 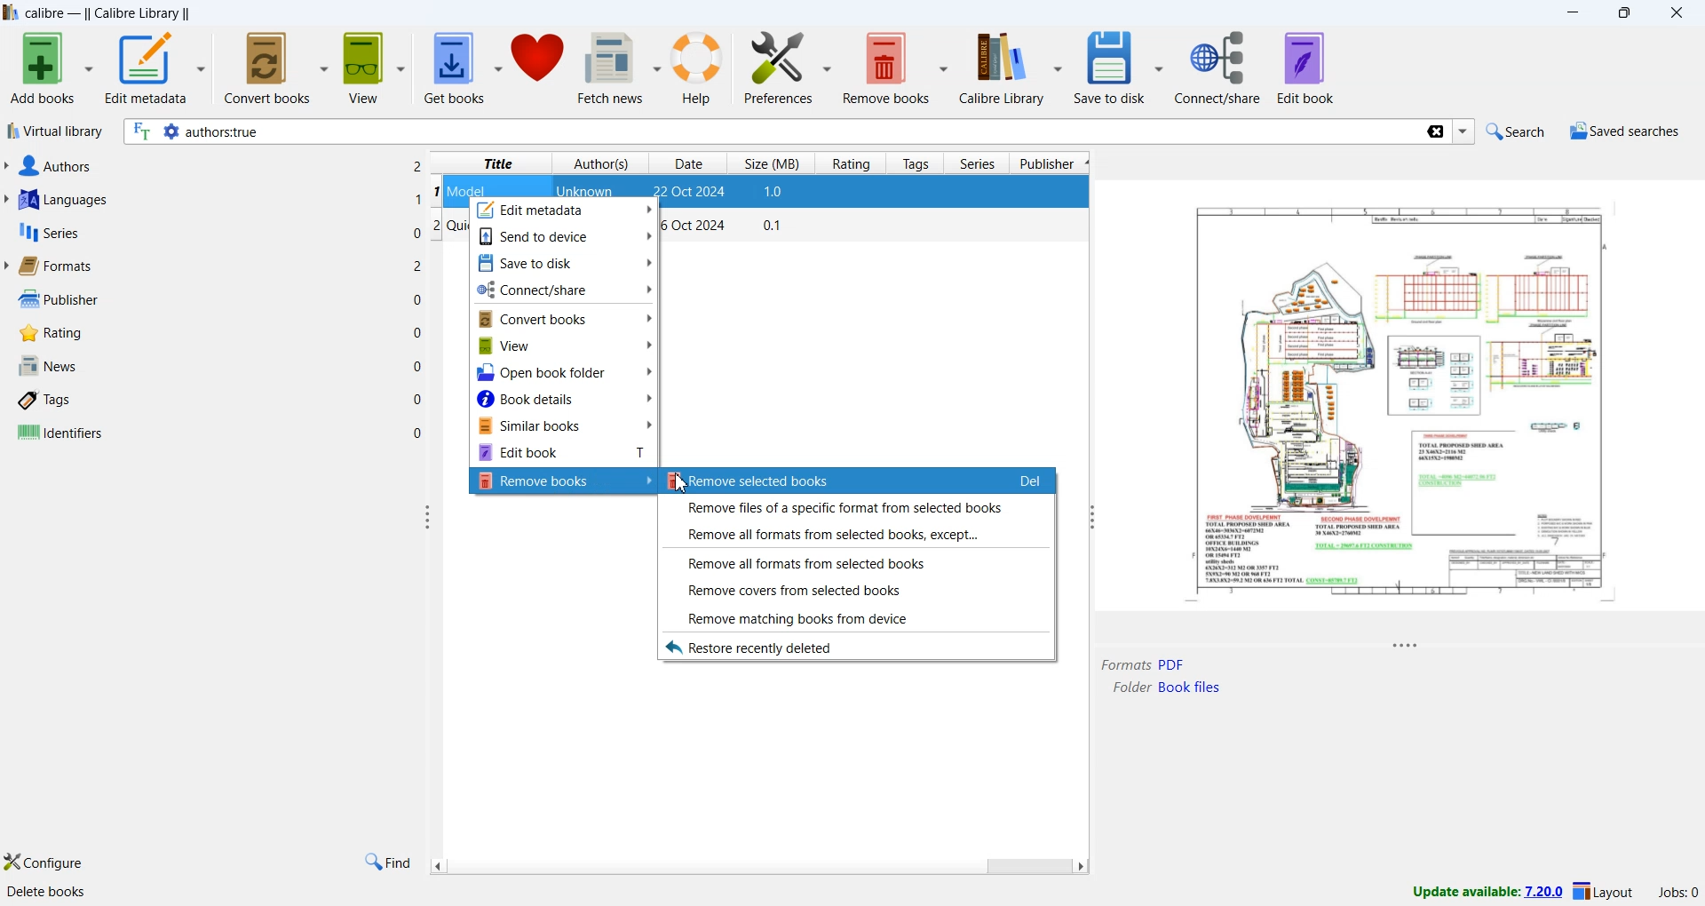 What do you see at coordinates (1400, 416) in the screenshot?
I see `Book Detail Window` at bounding box center [1400, 416].